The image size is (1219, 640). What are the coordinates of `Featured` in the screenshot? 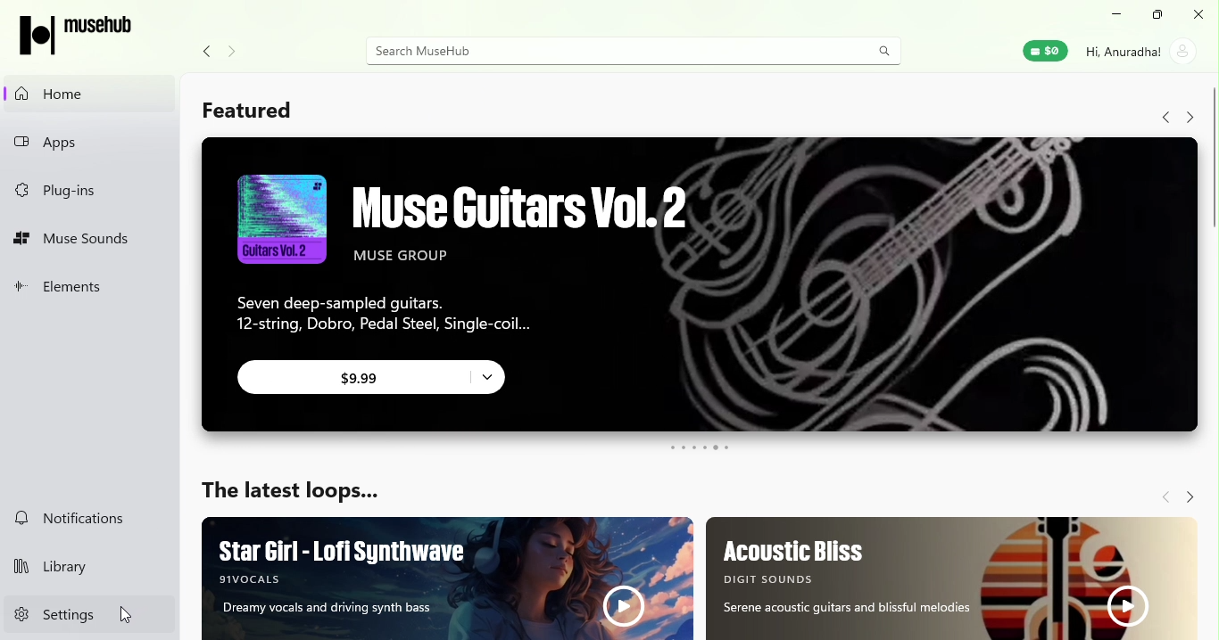 It's located at (246, 110).